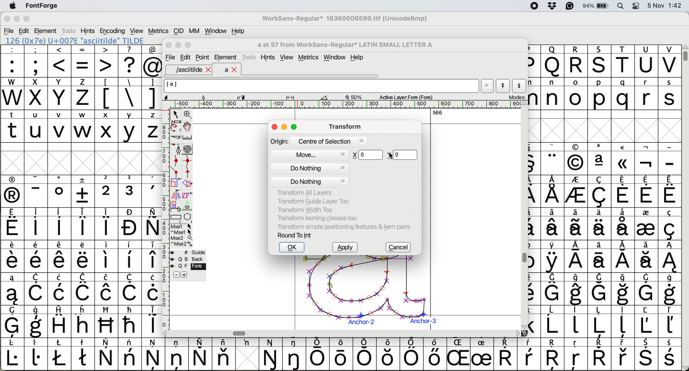 The image size is (689, 371). Describe the element at coordinates (13, 191) in the screenshot. I see `symbol` at that location.